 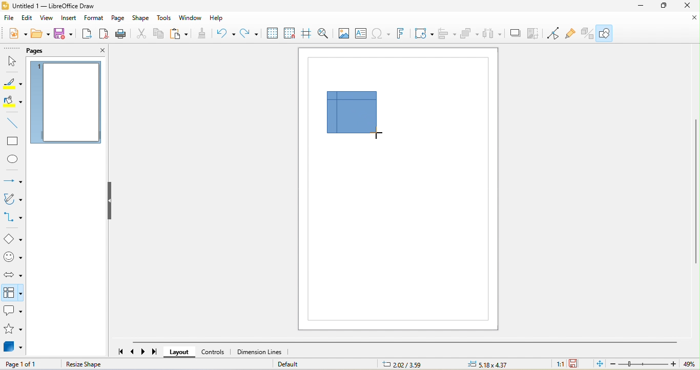 I want to click on text box, so click(x=361, y=33).